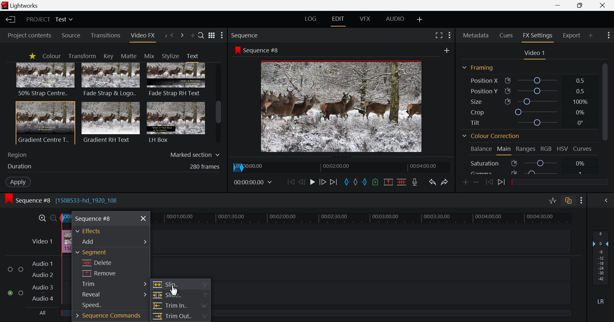  I want to click on All, so click(38, 314).